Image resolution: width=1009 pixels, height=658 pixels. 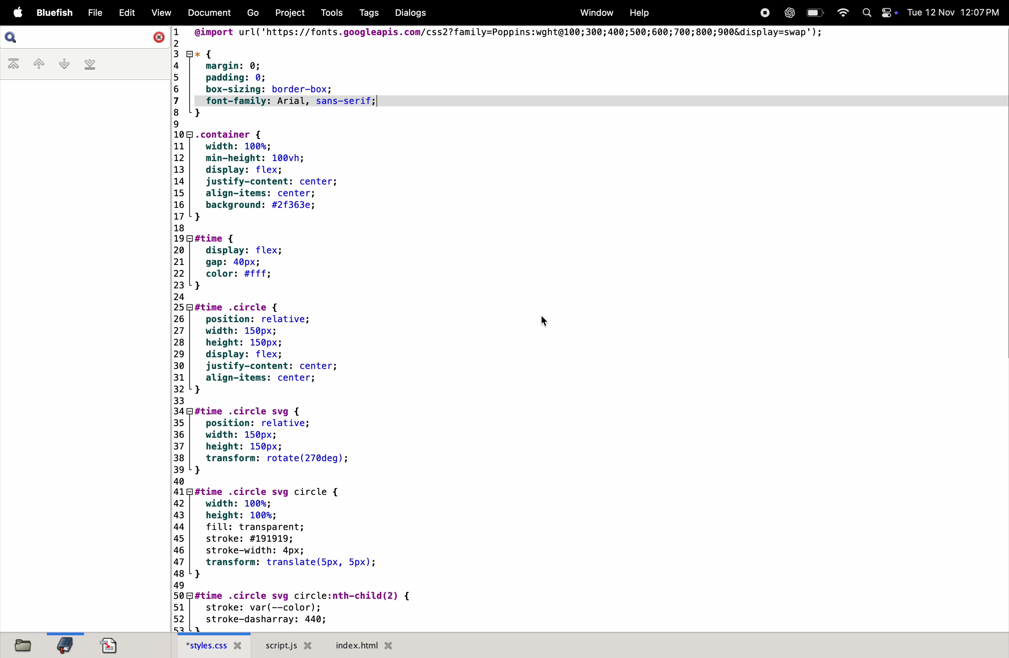 I want to click on previous bookmark, so click(x=33, y=64).